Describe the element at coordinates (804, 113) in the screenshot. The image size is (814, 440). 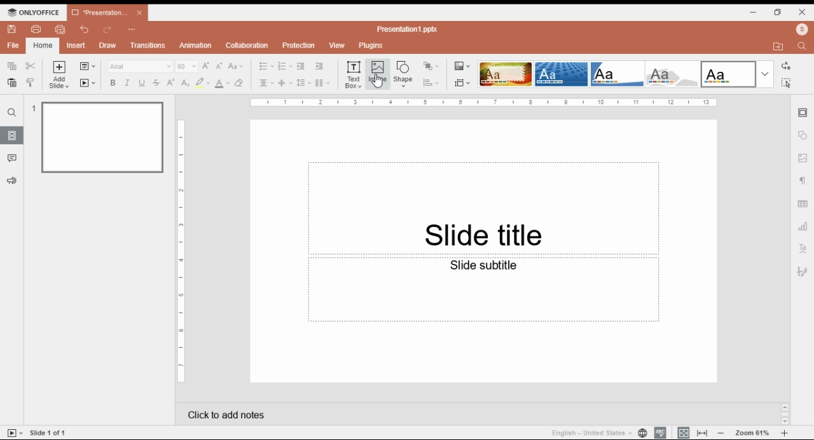
I see `slide settings` at that location.